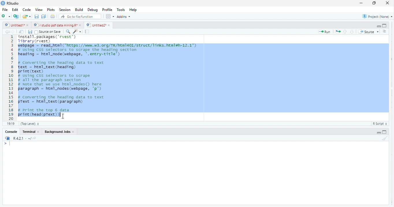  I want to click on 1
2
3
a
5
6
7
H
9
10
11
12
13
14
15
16
17
18
19
20, so click(11, 77).